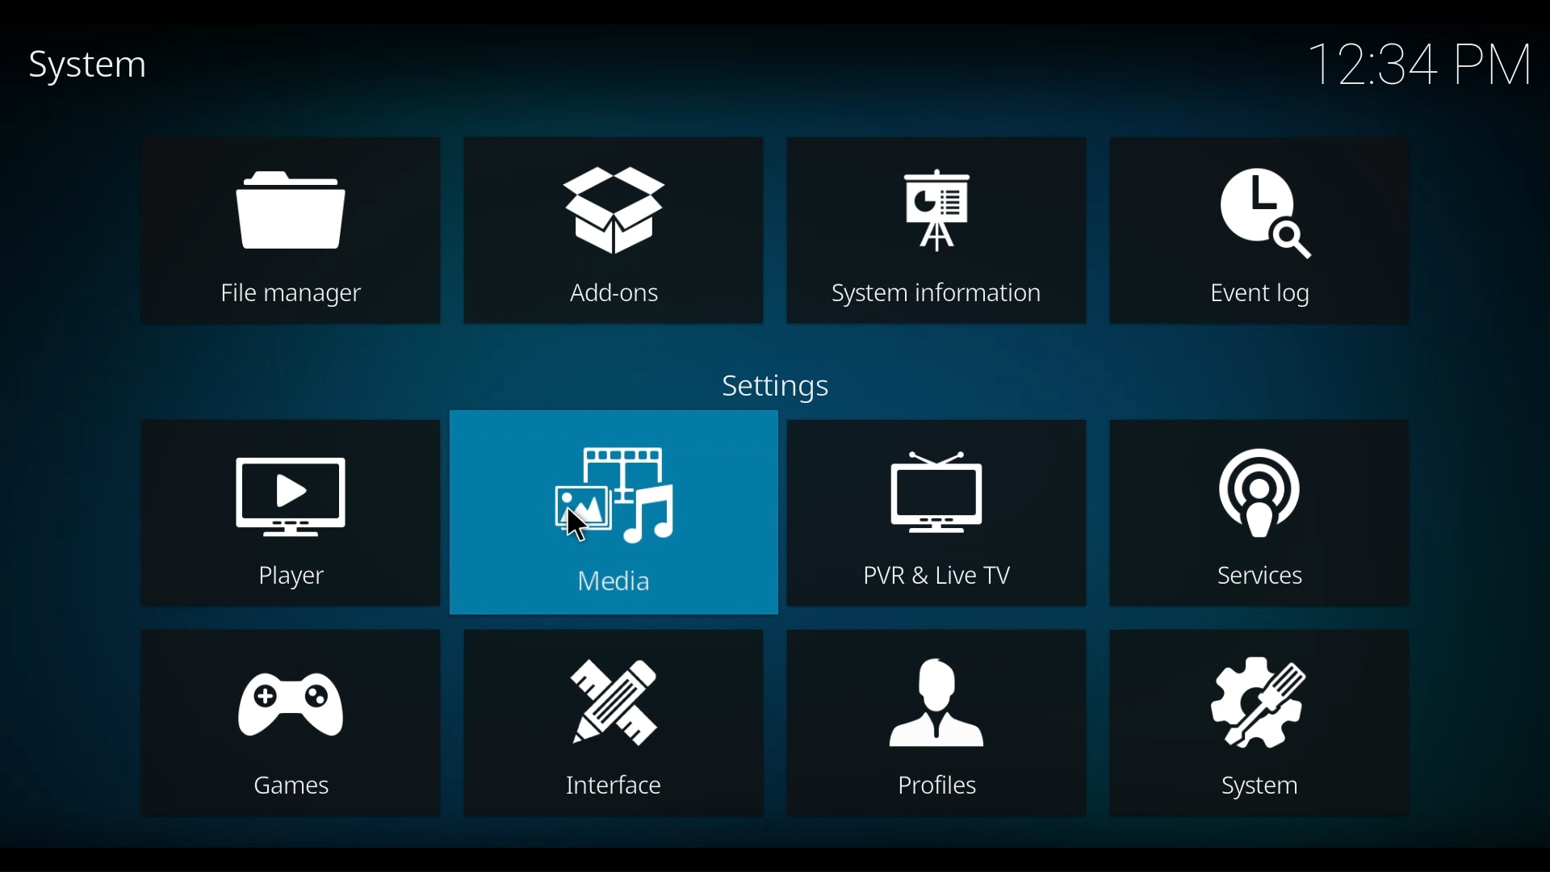 The image size is (1550, 872). Describe the element at coordinates (936, 725) in the screenshot. I see `Profiles` at that location.